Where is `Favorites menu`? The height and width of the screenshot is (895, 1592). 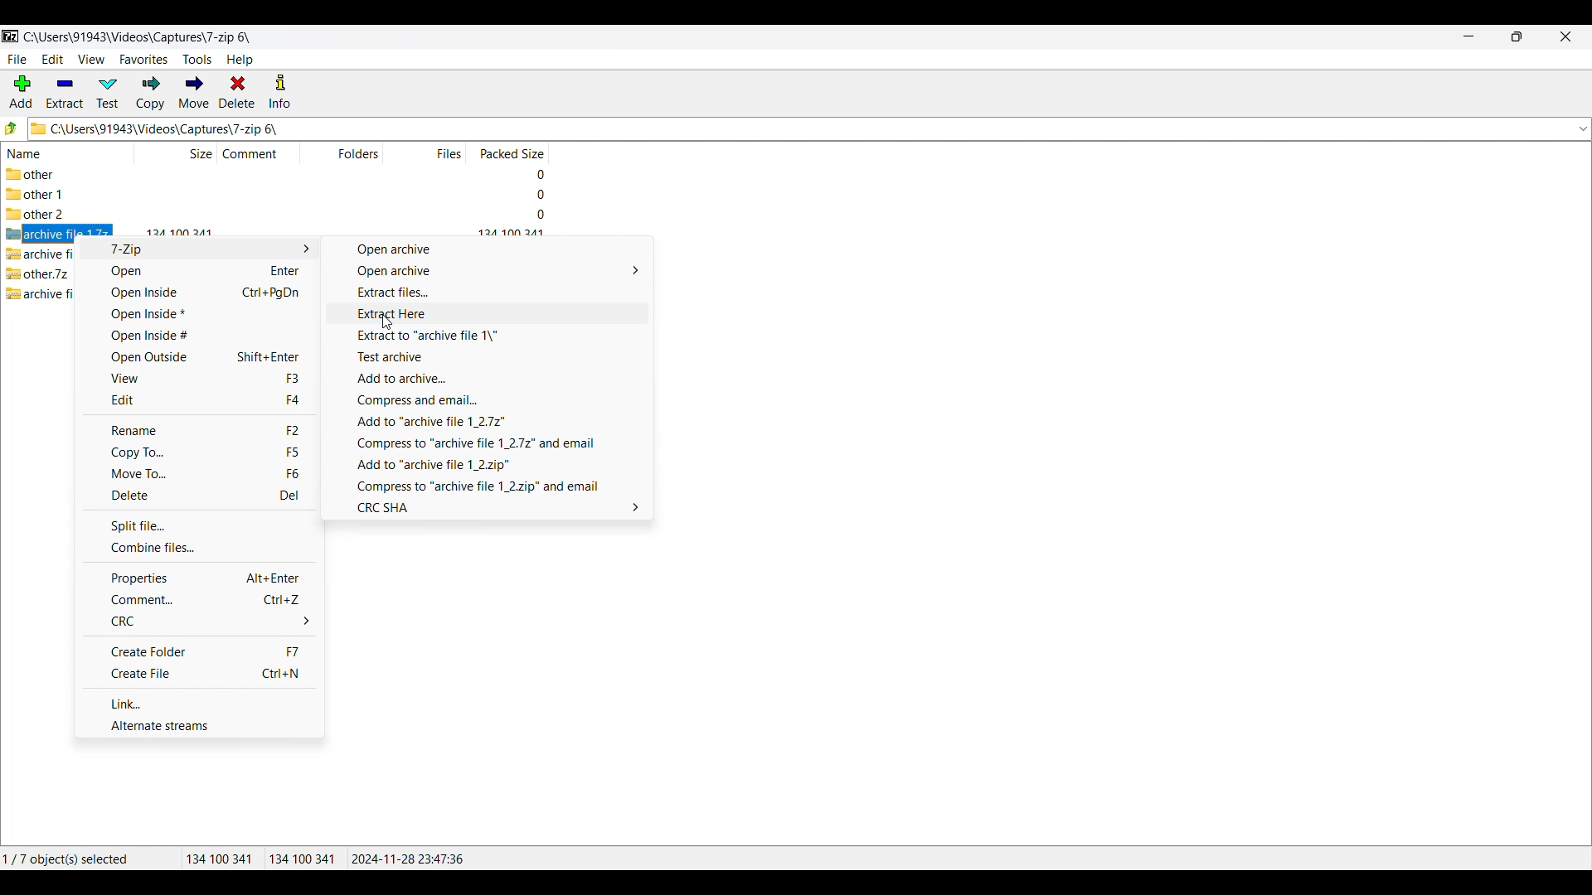
Favorites menu is located at coordinates (143, 60).